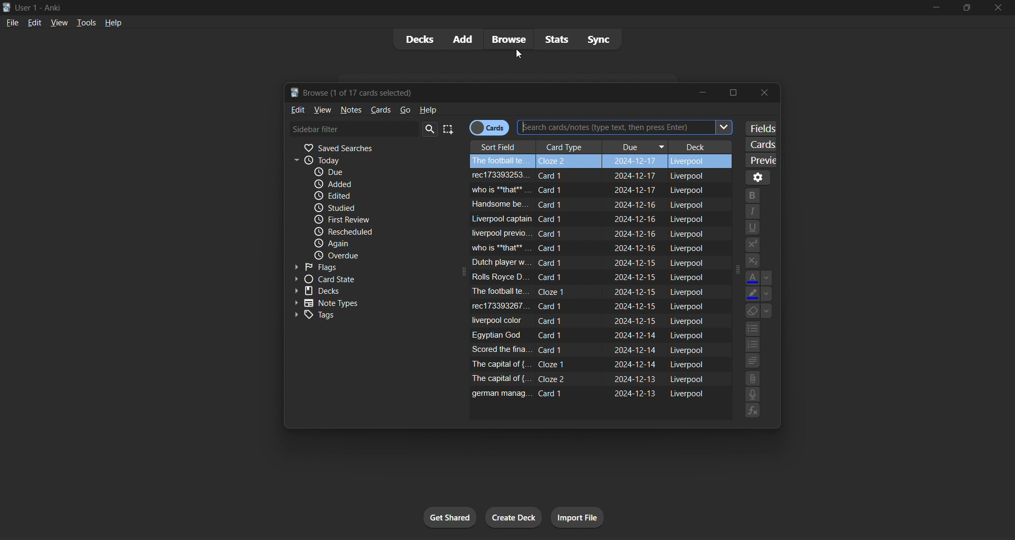 The height and width of the screenshot is (540, 1015). Describe the element at coordinates (556, 38) in the screenshot. I see `stats` at that location.